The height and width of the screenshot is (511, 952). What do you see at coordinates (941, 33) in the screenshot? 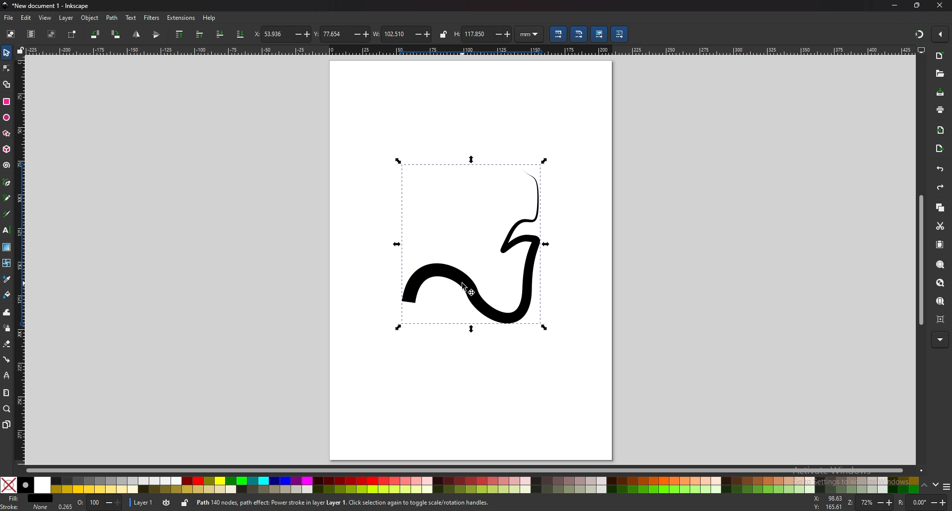
I see `enable snapping` at bounding box center [941, 33].